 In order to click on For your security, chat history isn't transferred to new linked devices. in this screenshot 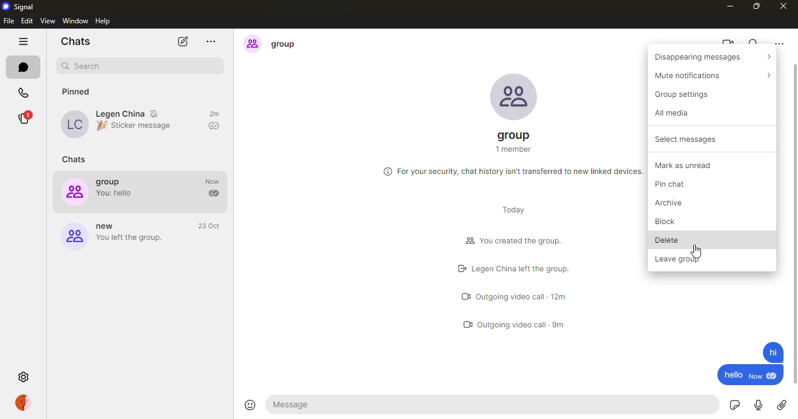, I will do `click(521, 171)`.